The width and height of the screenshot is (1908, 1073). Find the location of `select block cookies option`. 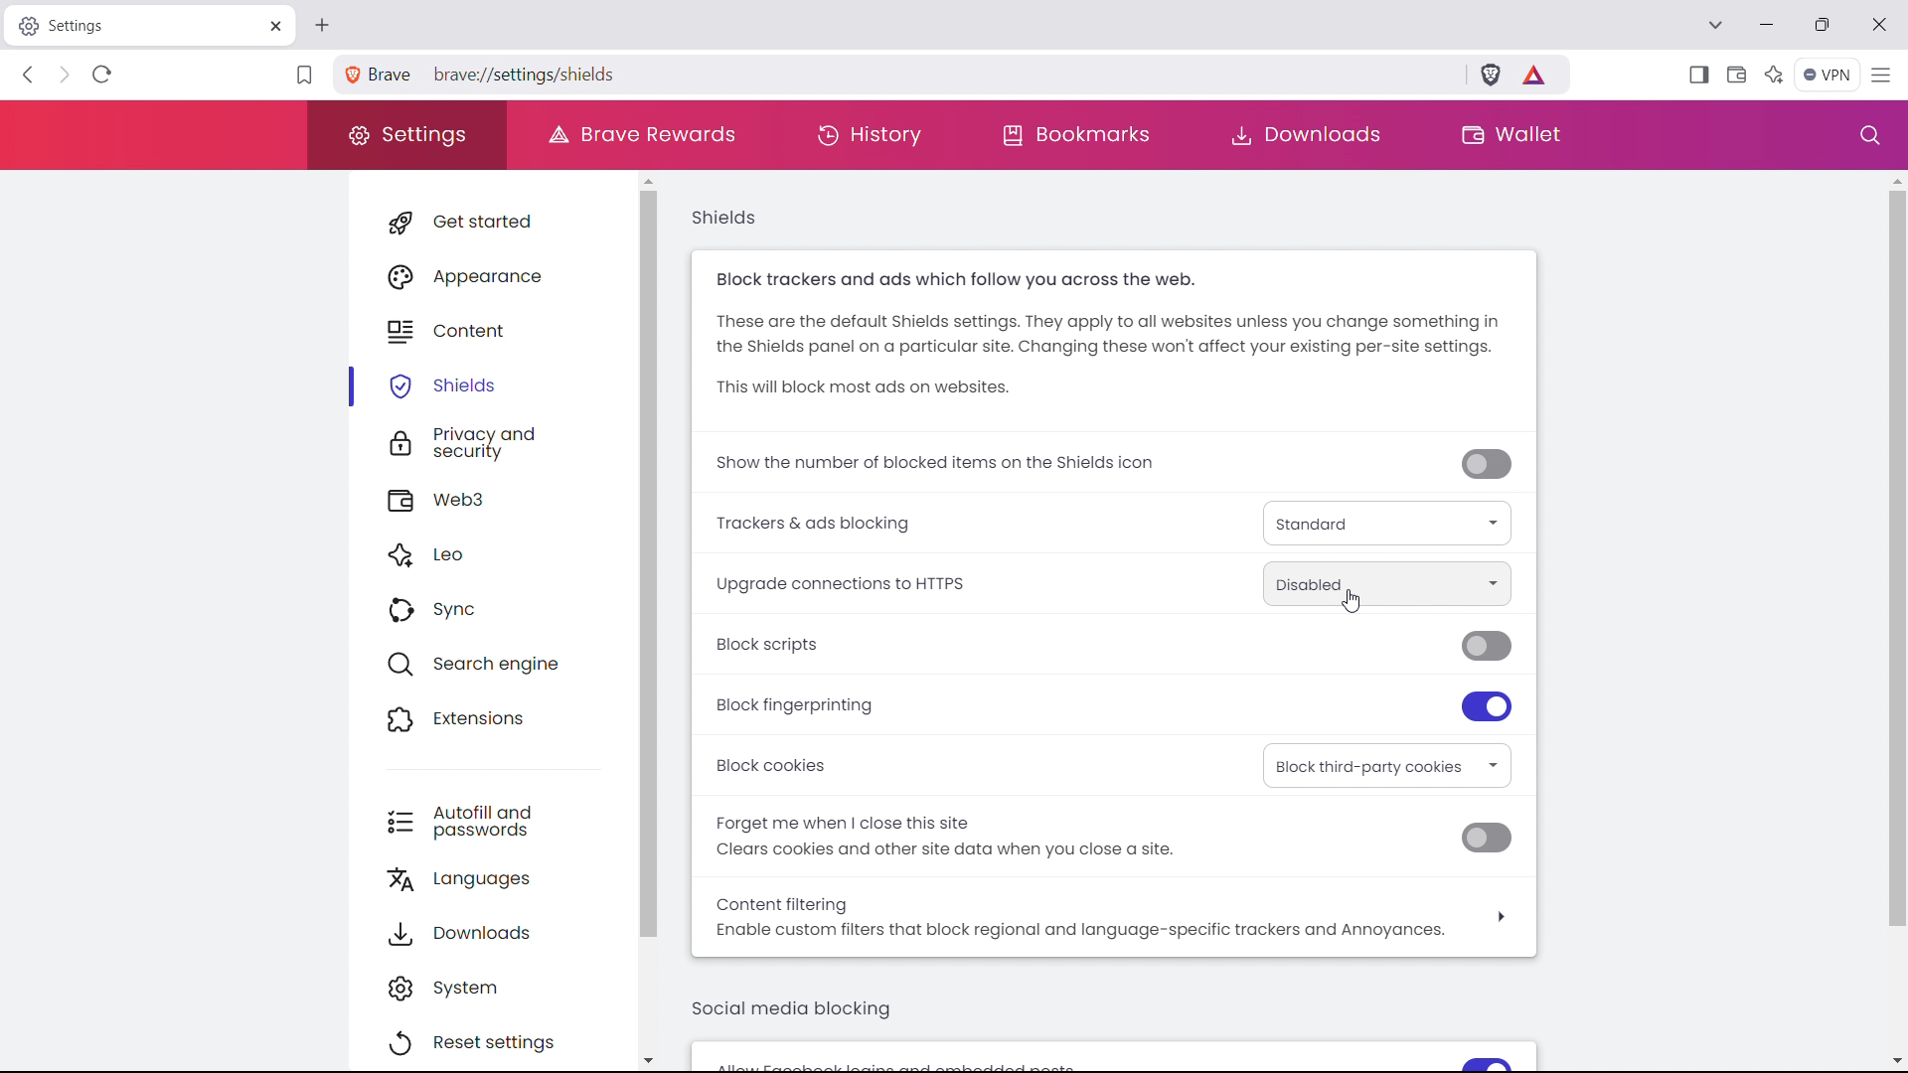

select block cookies option is located at coordinates (1389, 765).